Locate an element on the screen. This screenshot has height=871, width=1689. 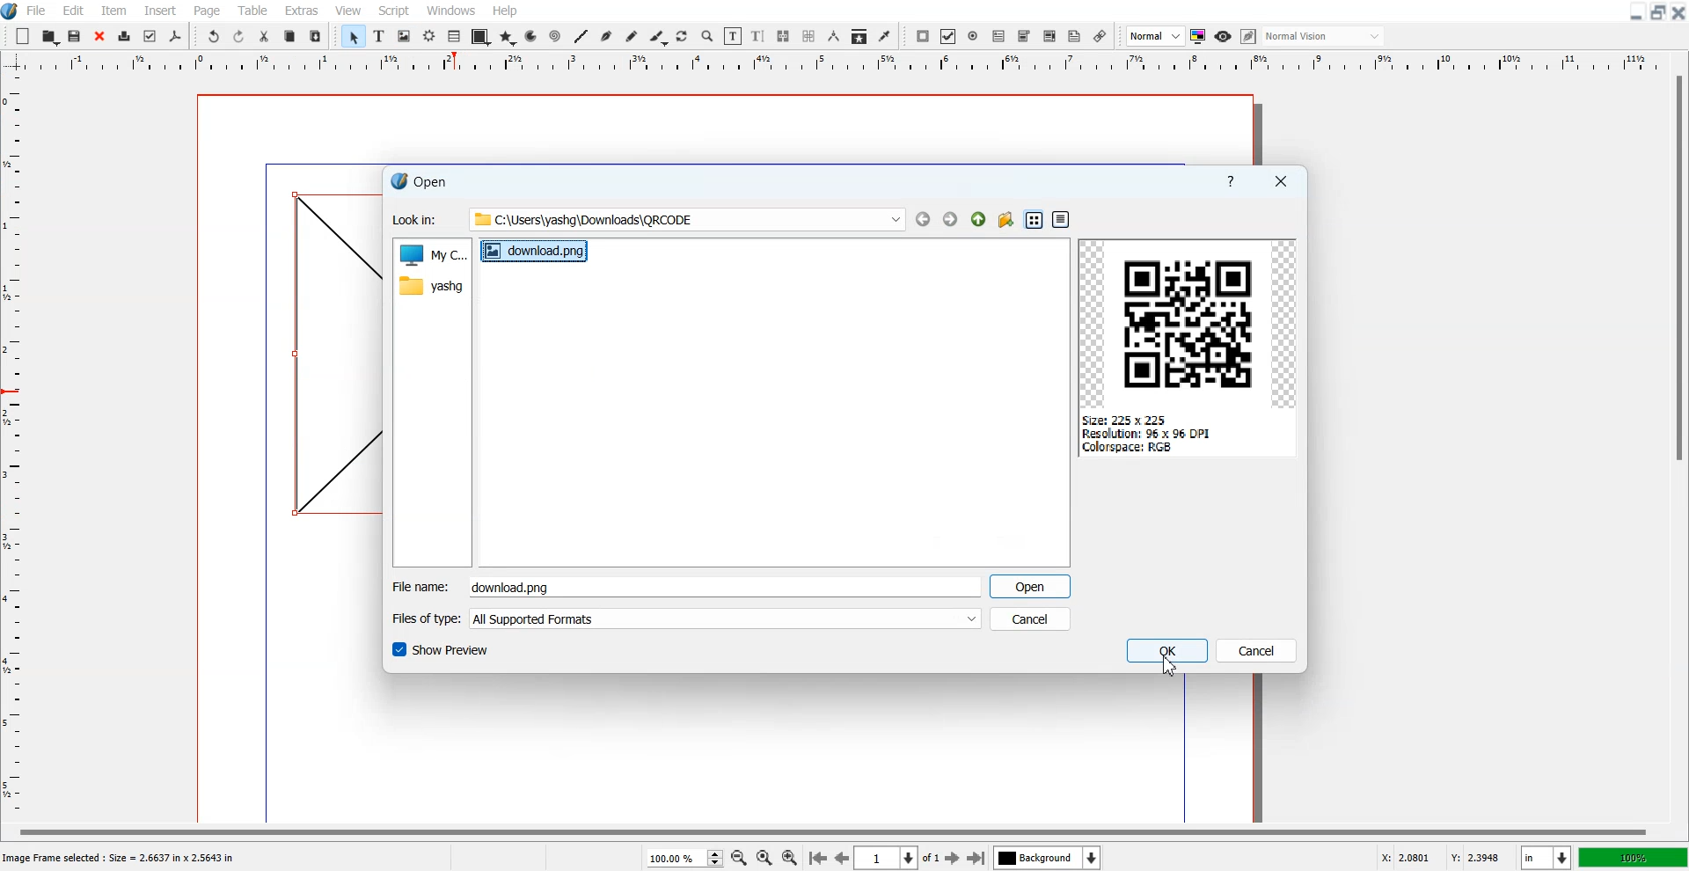
Freehand Line is located at coordinates (632, 36).